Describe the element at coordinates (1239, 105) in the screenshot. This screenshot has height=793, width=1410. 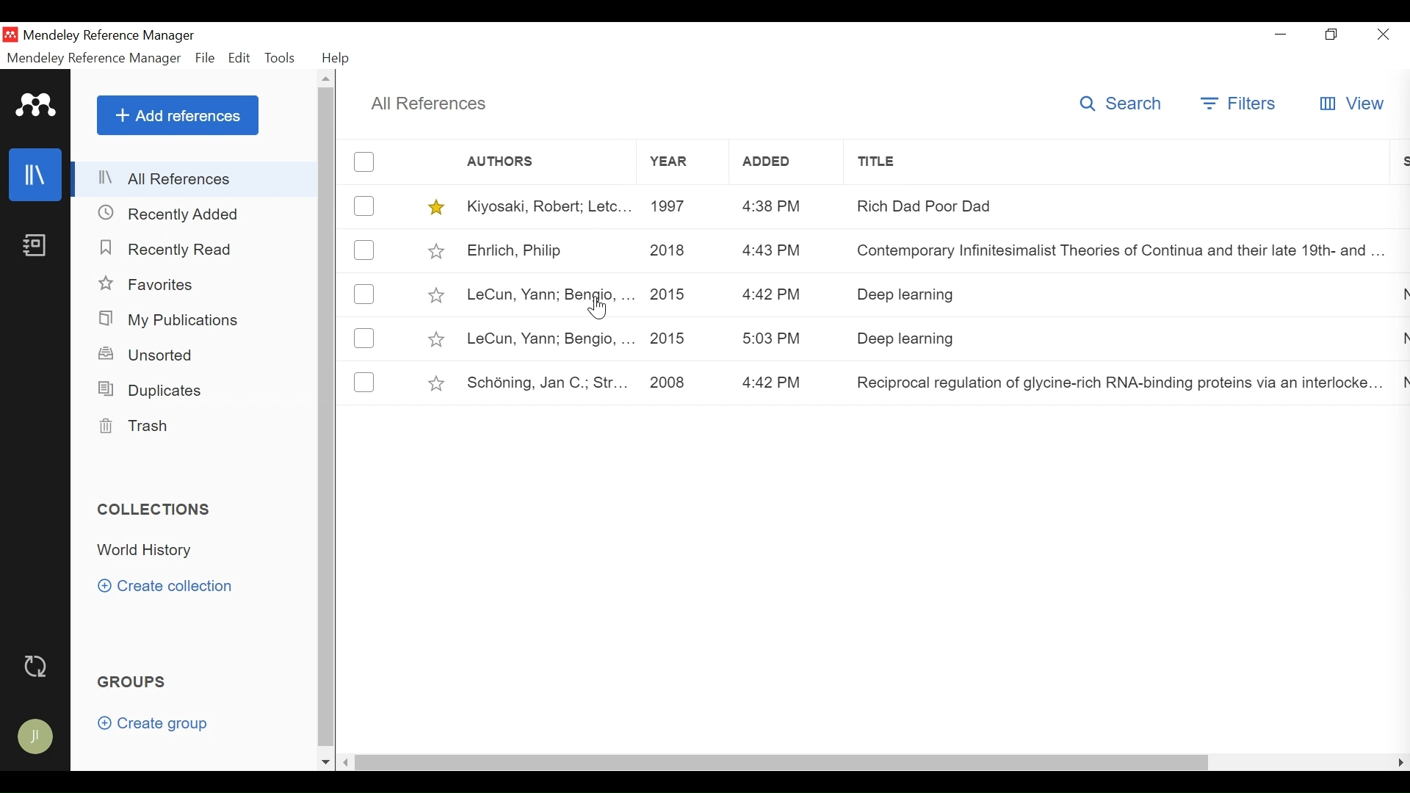
I see `Filters` at that location.